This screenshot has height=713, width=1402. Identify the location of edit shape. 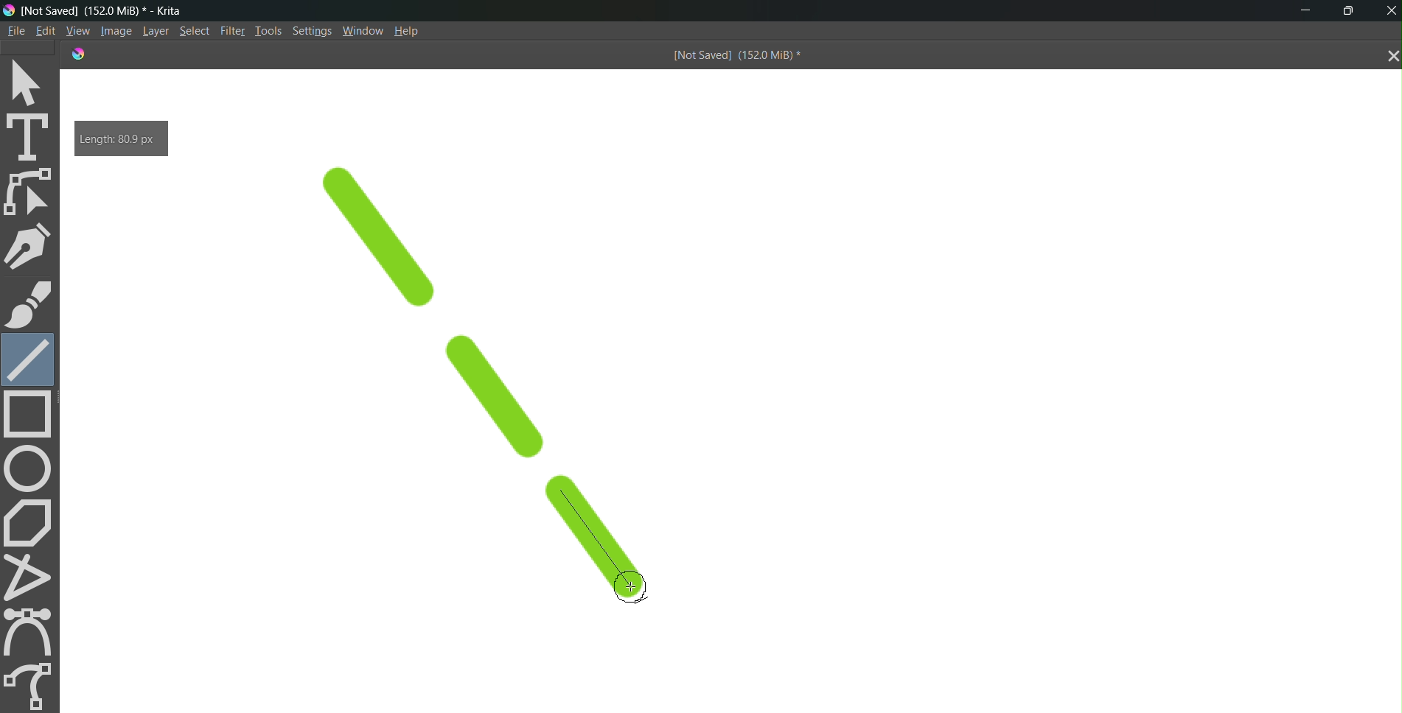
(32, 192).